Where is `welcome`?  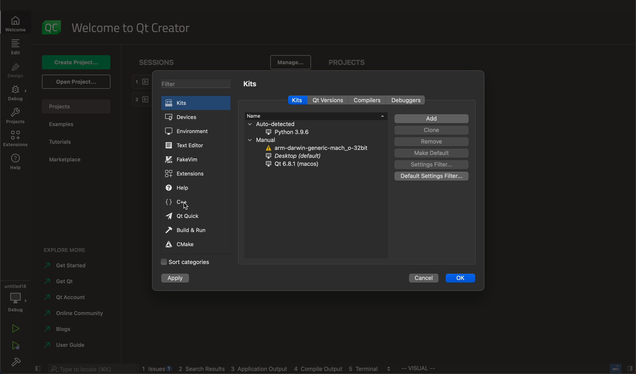
welcome is located at coordinates (18, 23).